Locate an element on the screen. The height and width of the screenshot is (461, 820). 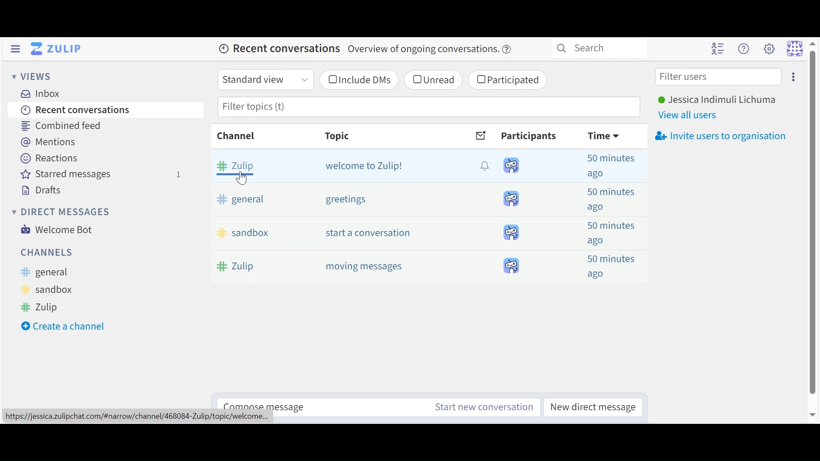
scroll bar is located at coordinates (815, 226).